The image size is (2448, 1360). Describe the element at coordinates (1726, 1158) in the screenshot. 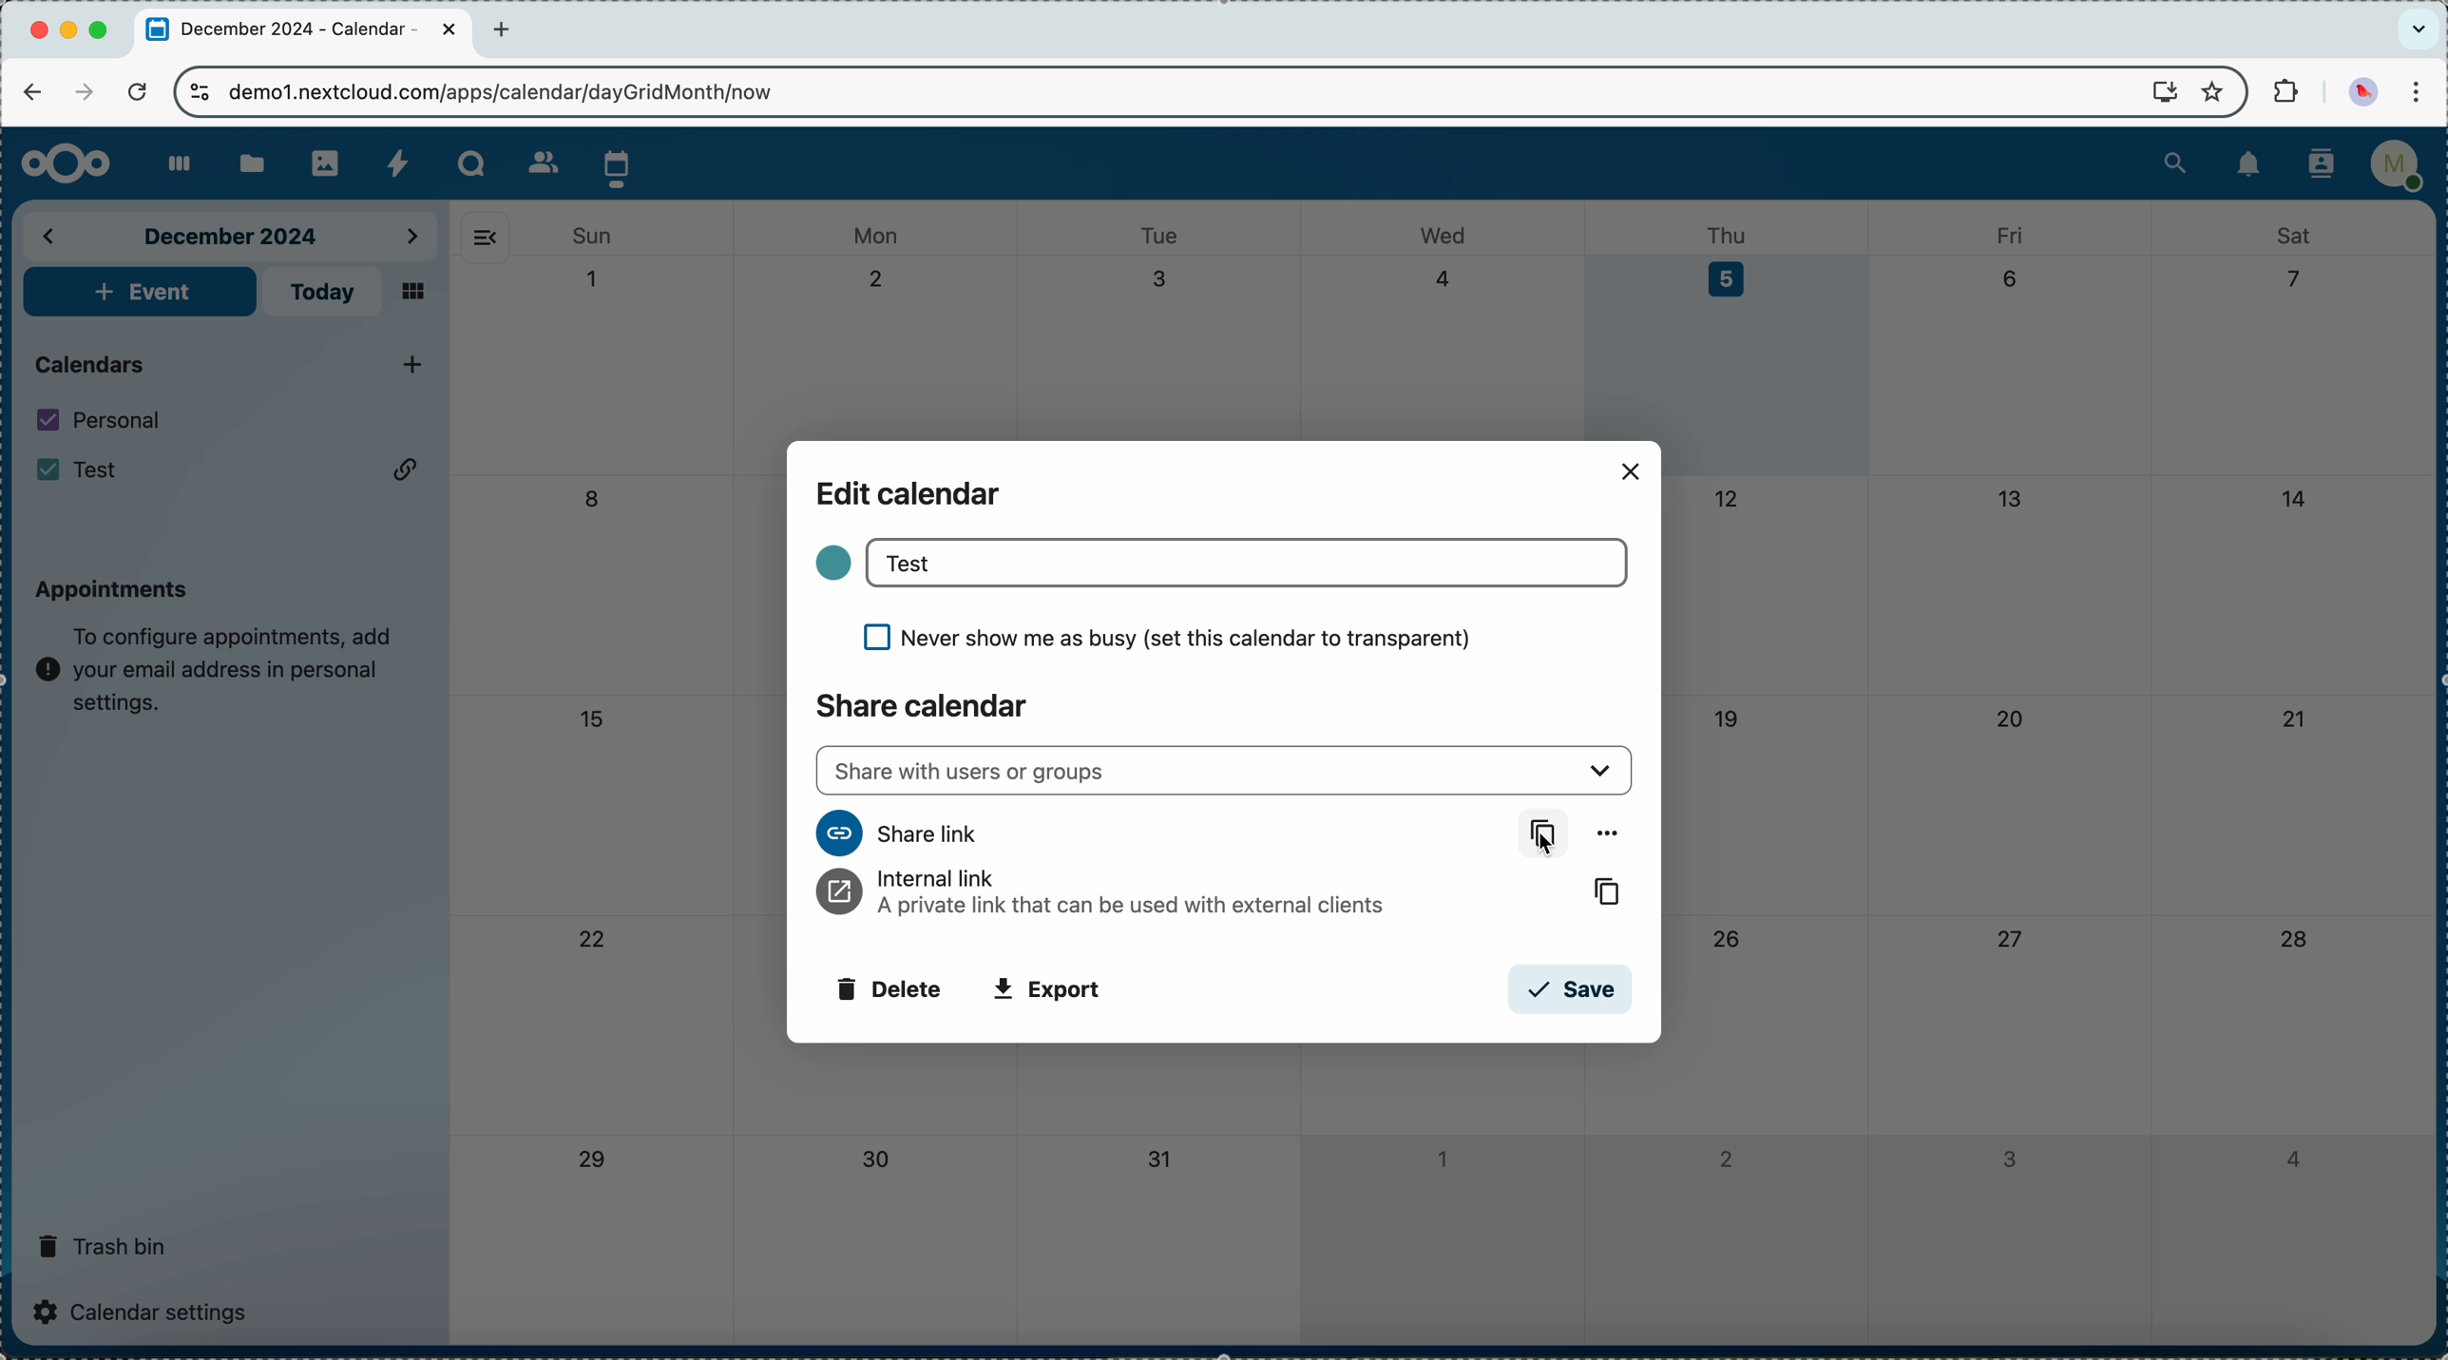

I see `2` at that location.